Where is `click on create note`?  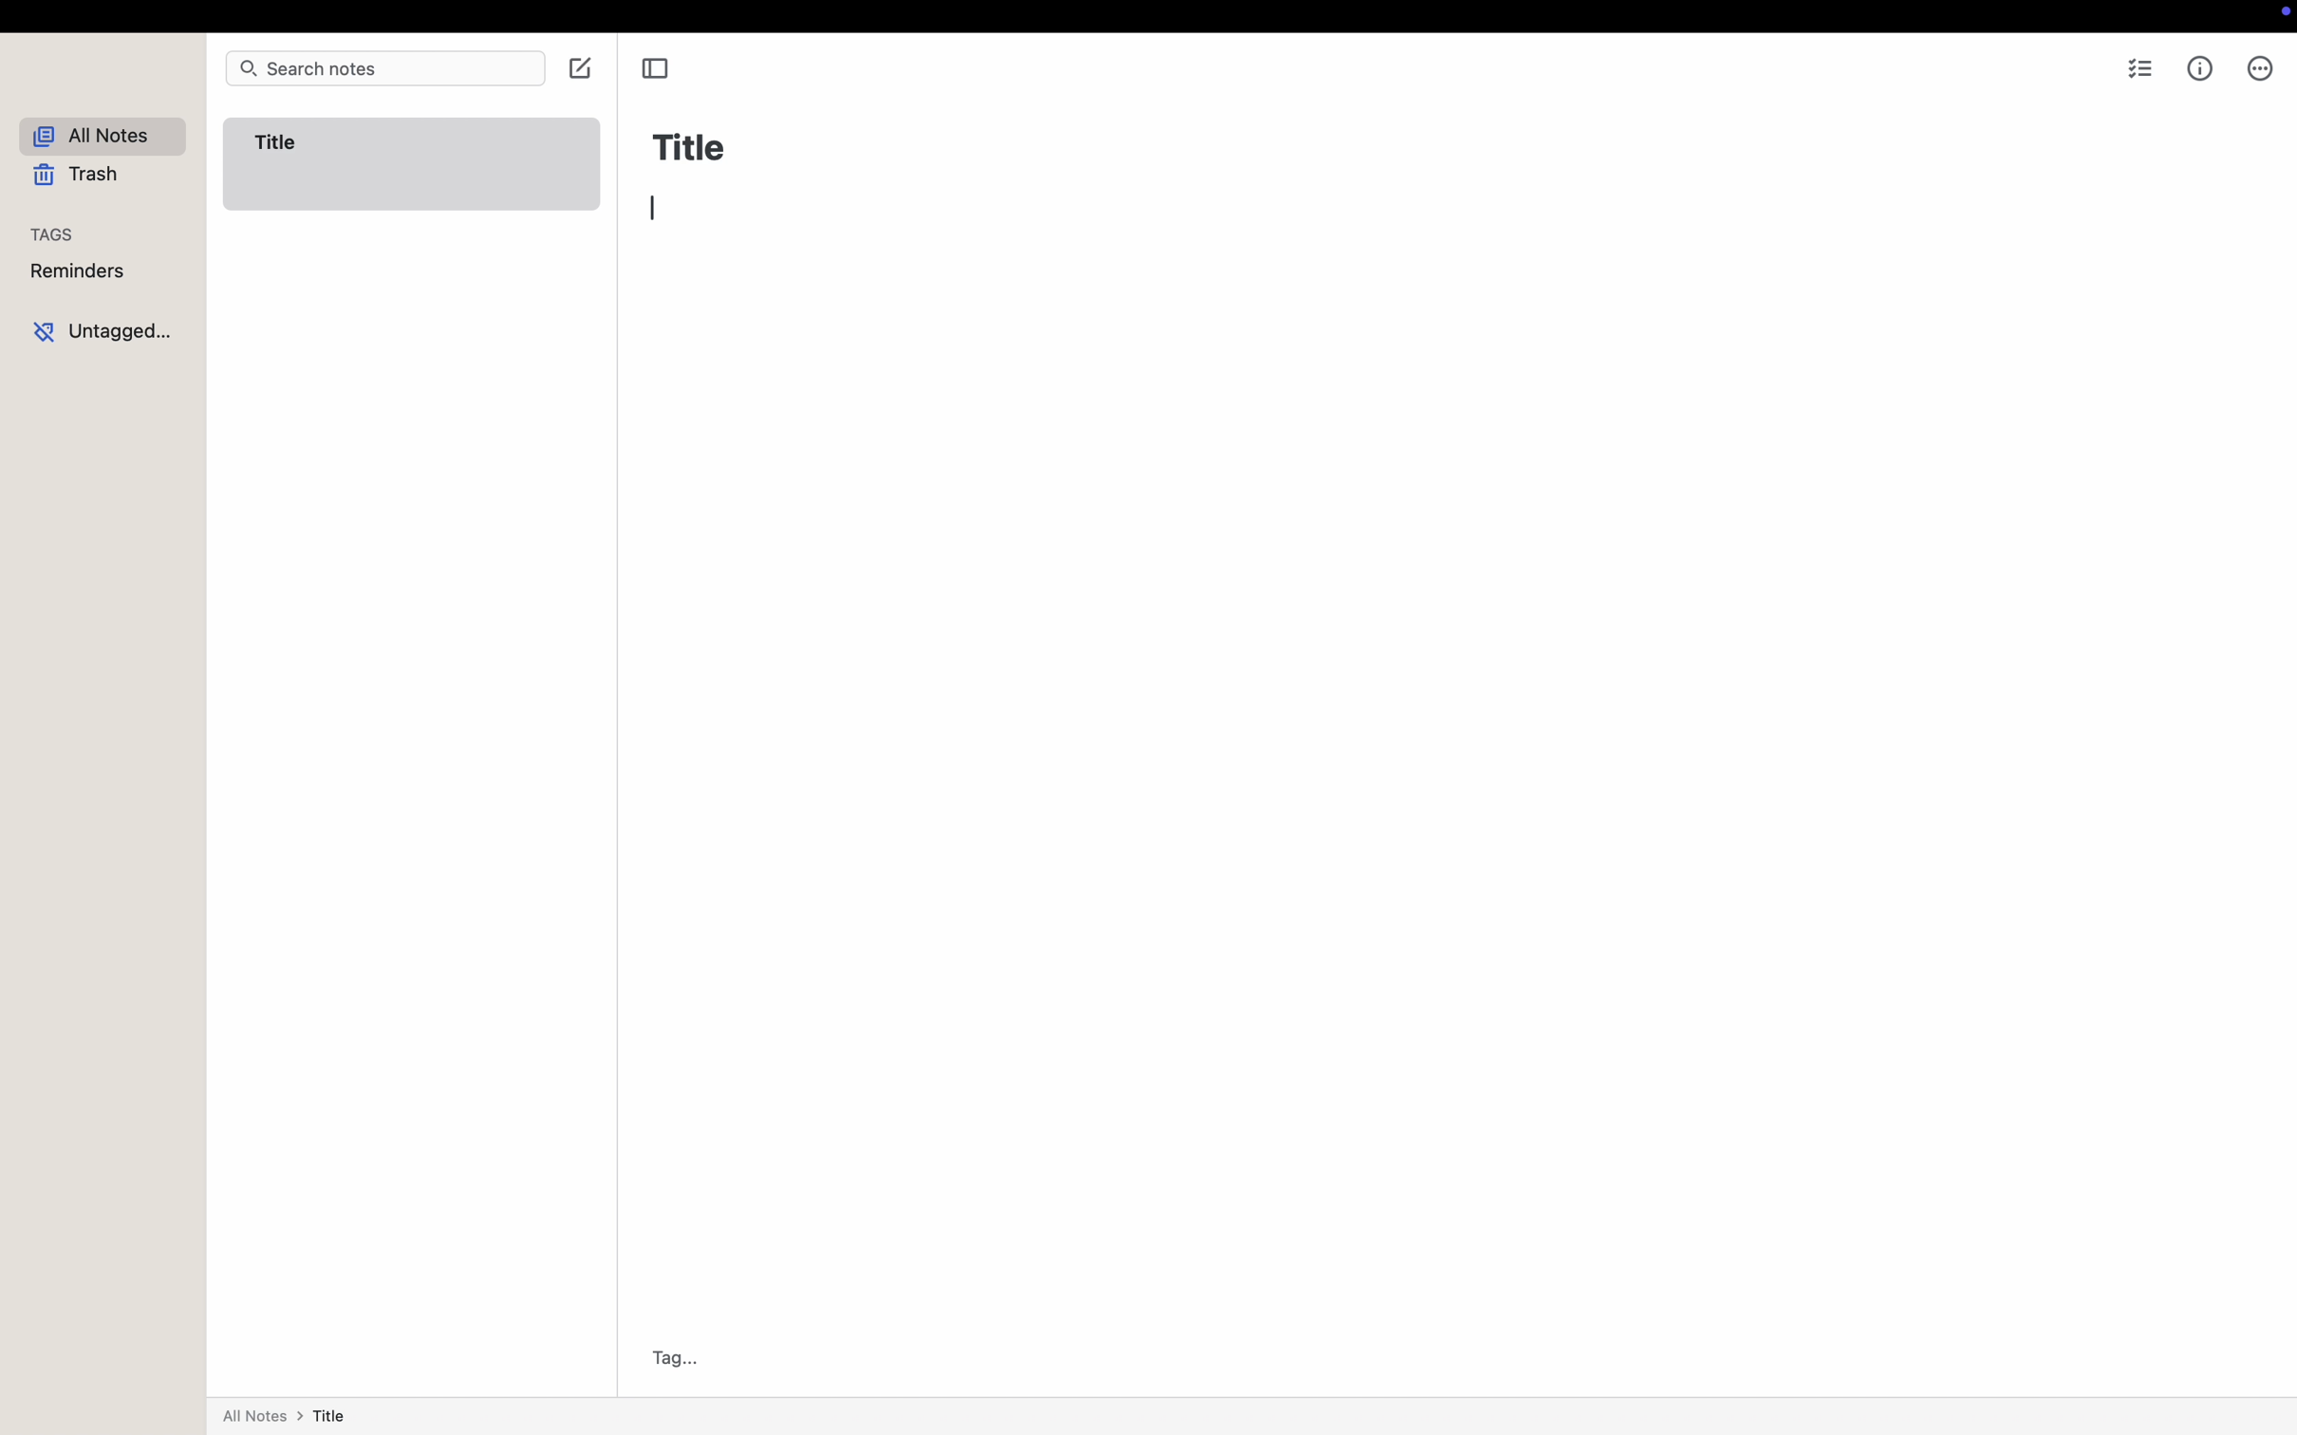 click on create note is located at coordinates (586, 71).